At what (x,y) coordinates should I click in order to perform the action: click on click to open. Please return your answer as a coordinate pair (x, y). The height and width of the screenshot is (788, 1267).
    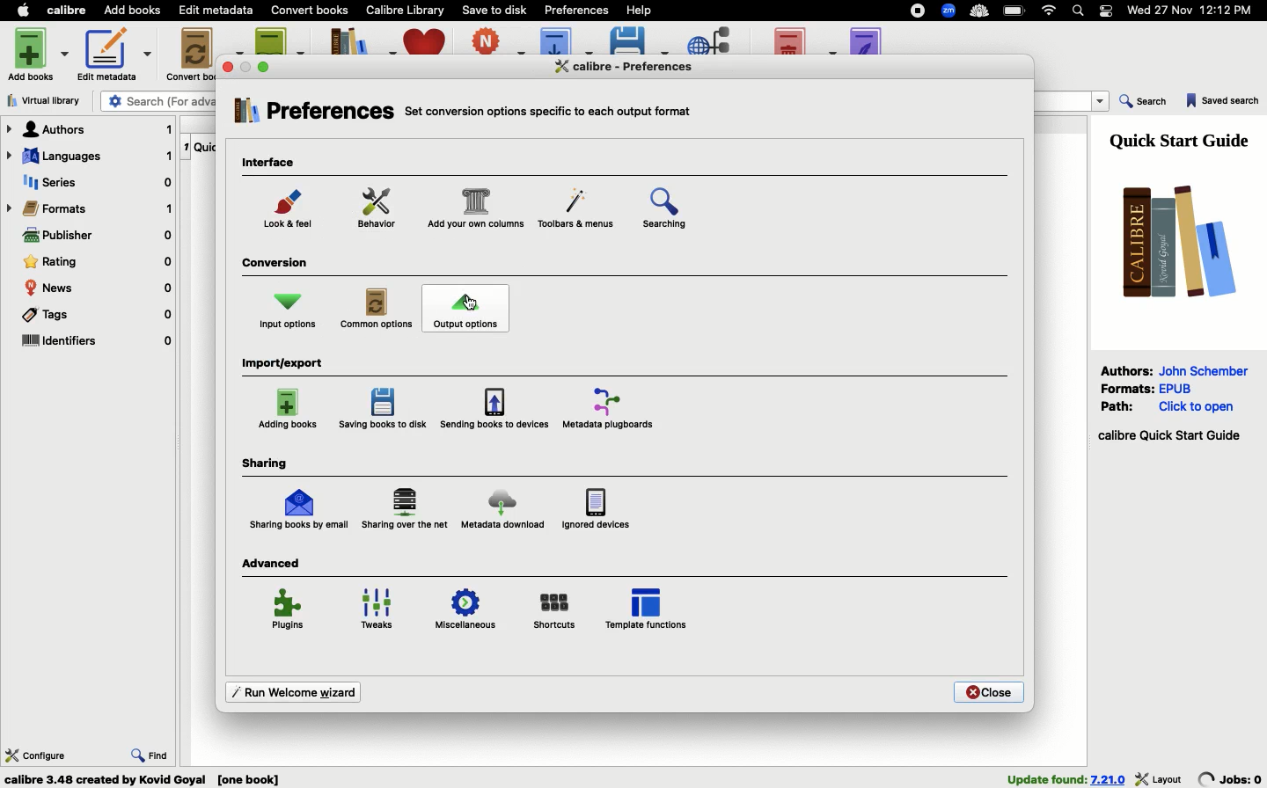
    Looking at the image, I should click on (1197, 407).